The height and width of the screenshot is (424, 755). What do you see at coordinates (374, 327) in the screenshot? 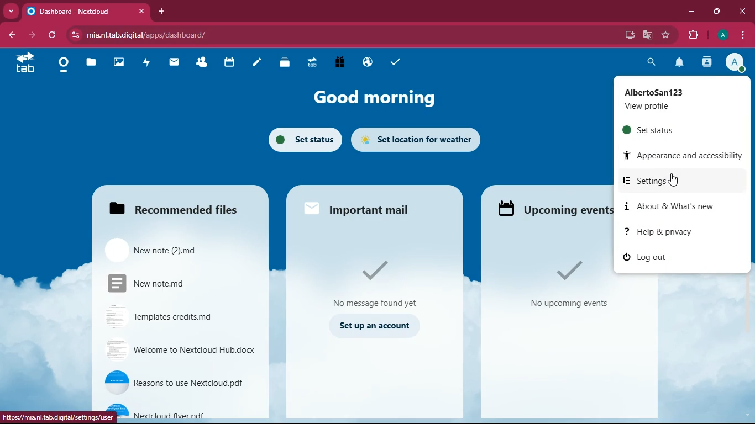
I see `set up an account` at bounding box center [374, 327].